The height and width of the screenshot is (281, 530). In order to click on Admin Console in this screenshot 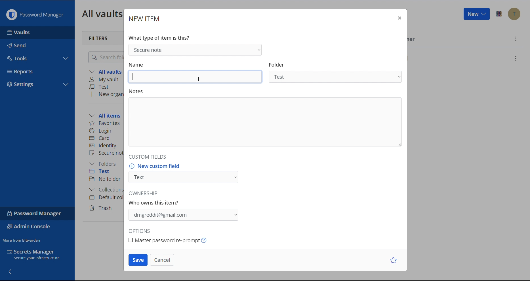, I will do `click(30, 227)`.